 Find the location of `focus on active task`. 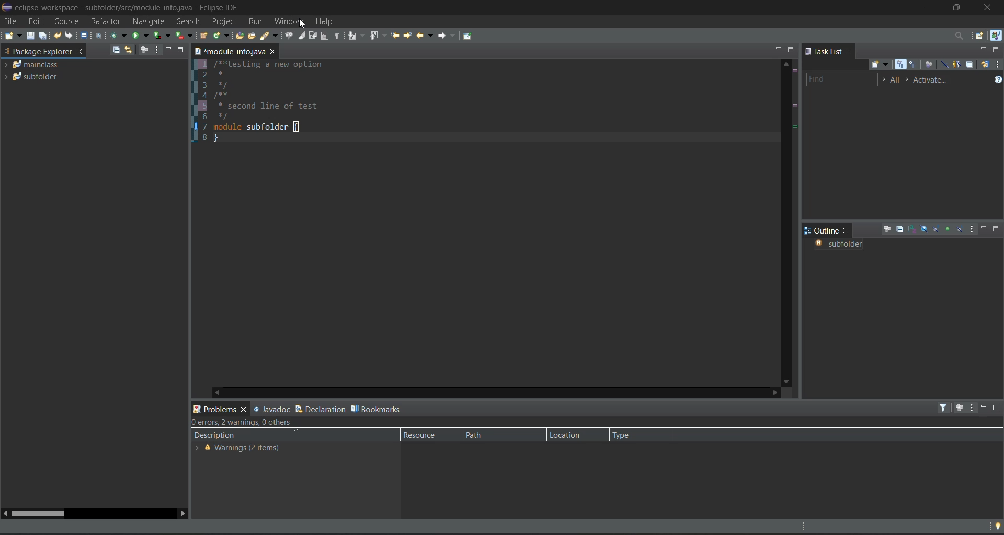

focus on active task is located at coordinates (143, 50).